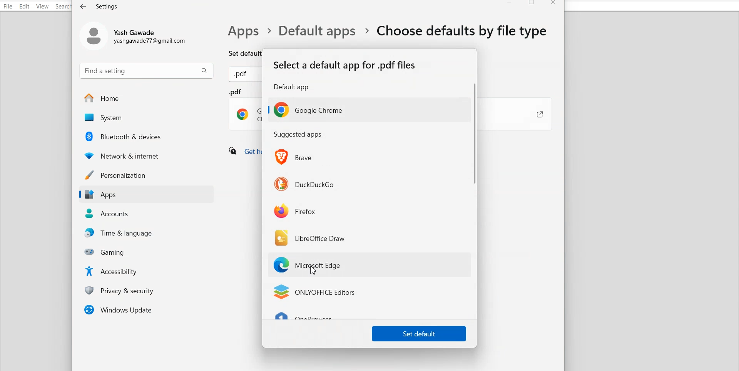 This screenshot has height=371, width=739. What do you see at coordinates (345, 75) in the screenshot?
I see `Text` at bounding box center [345, 75].